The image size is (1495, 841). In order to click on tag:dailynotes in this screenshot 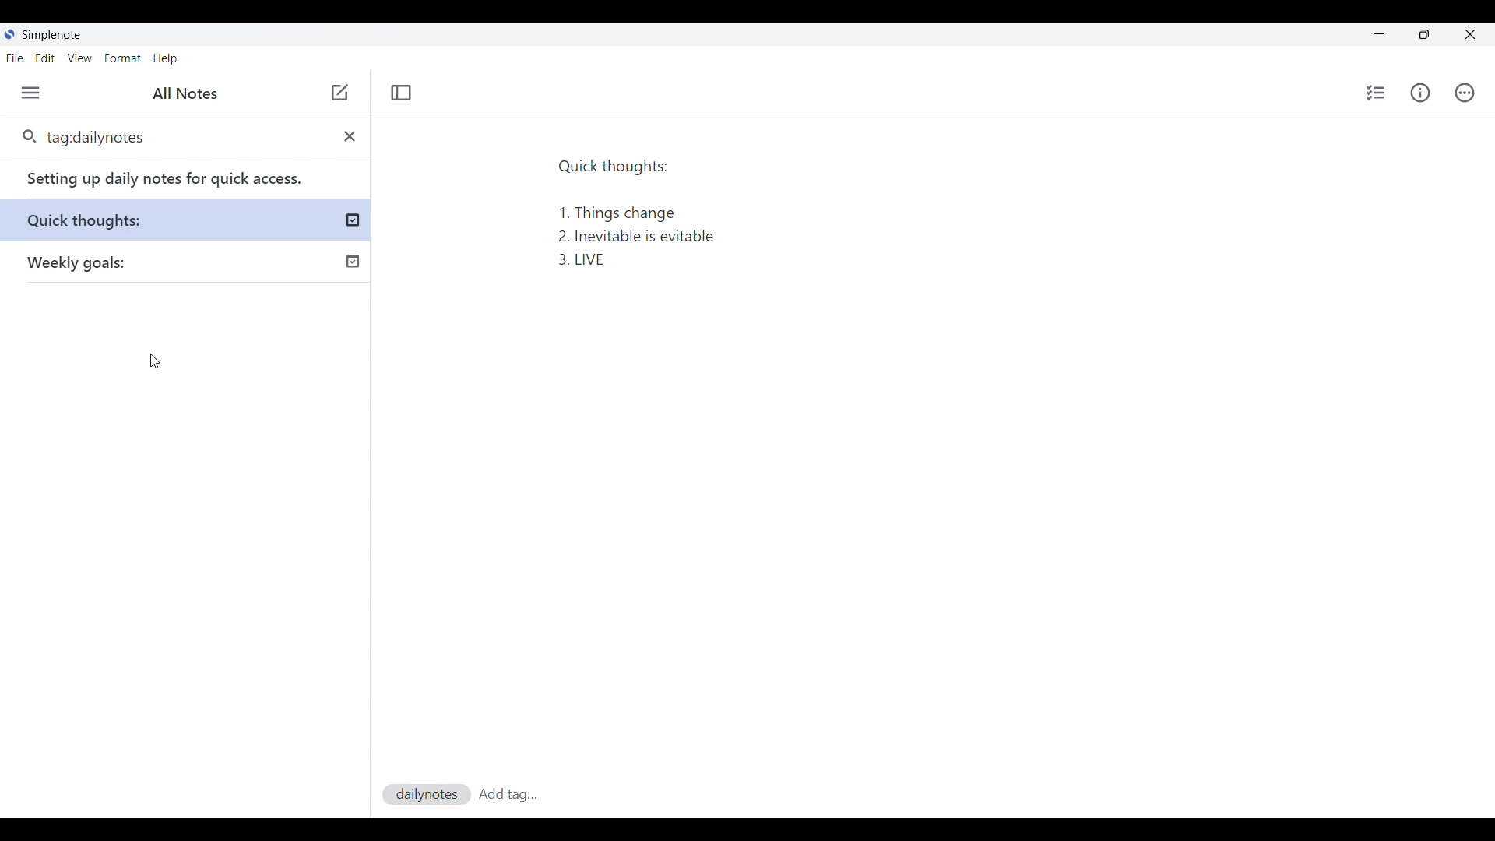, I will do `click(160, 135)`.